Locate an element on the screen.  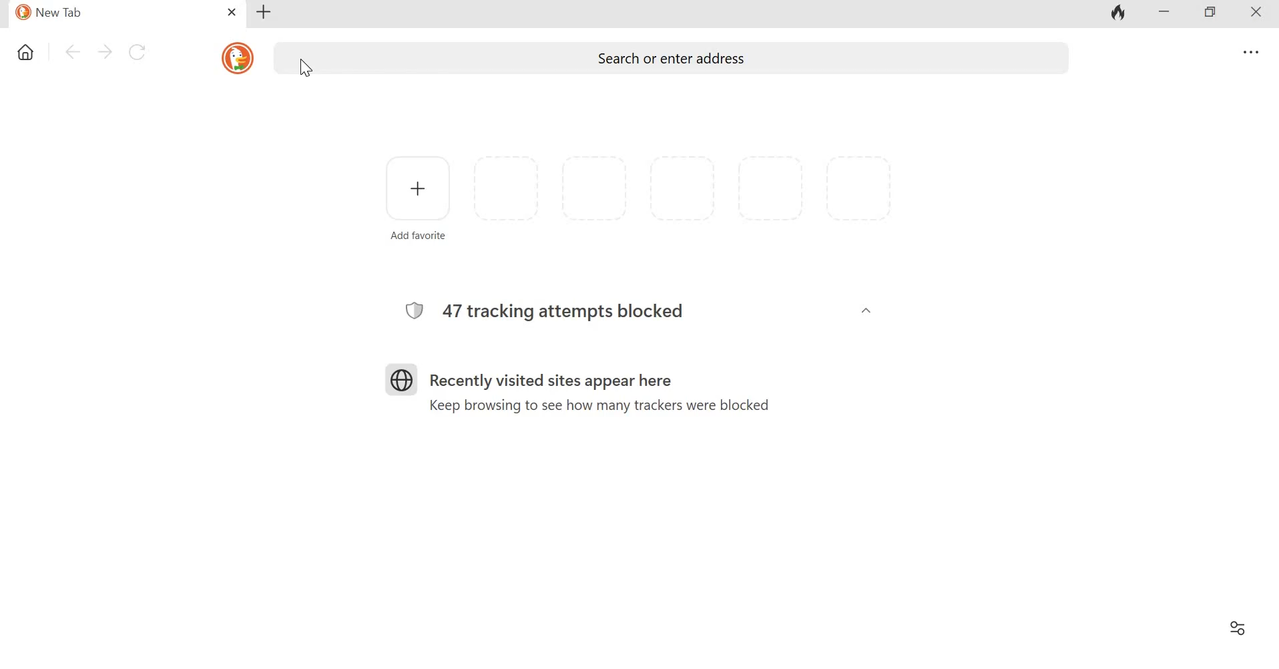
New tab is located at coordinates (268, 13).